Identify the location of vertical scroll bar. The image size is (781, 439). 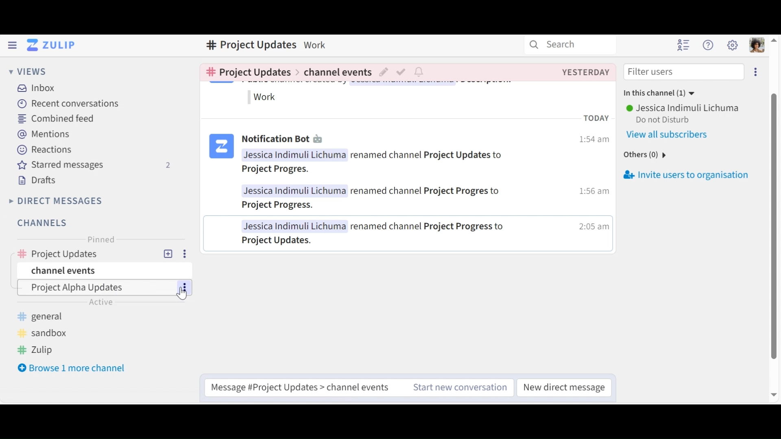
(776, 226).